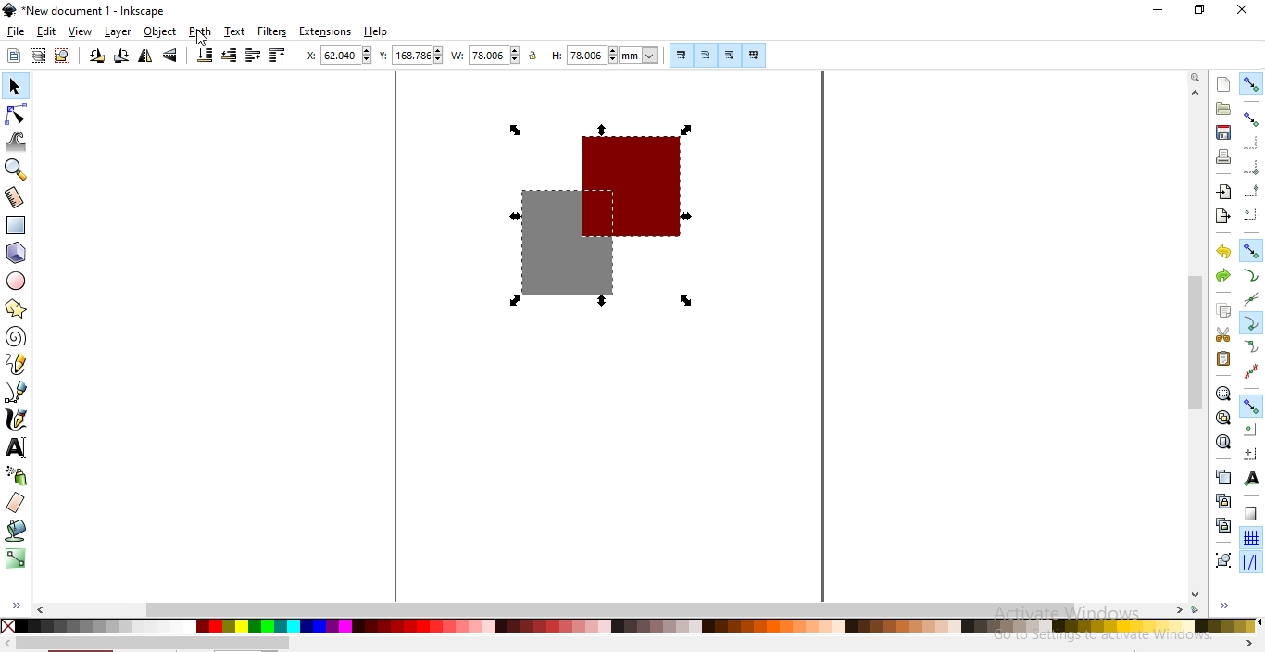  What do you see at coordinates (1251, 429) in the screenshot?
I see `snap centers of objects` at bounding box center [1251, 429].